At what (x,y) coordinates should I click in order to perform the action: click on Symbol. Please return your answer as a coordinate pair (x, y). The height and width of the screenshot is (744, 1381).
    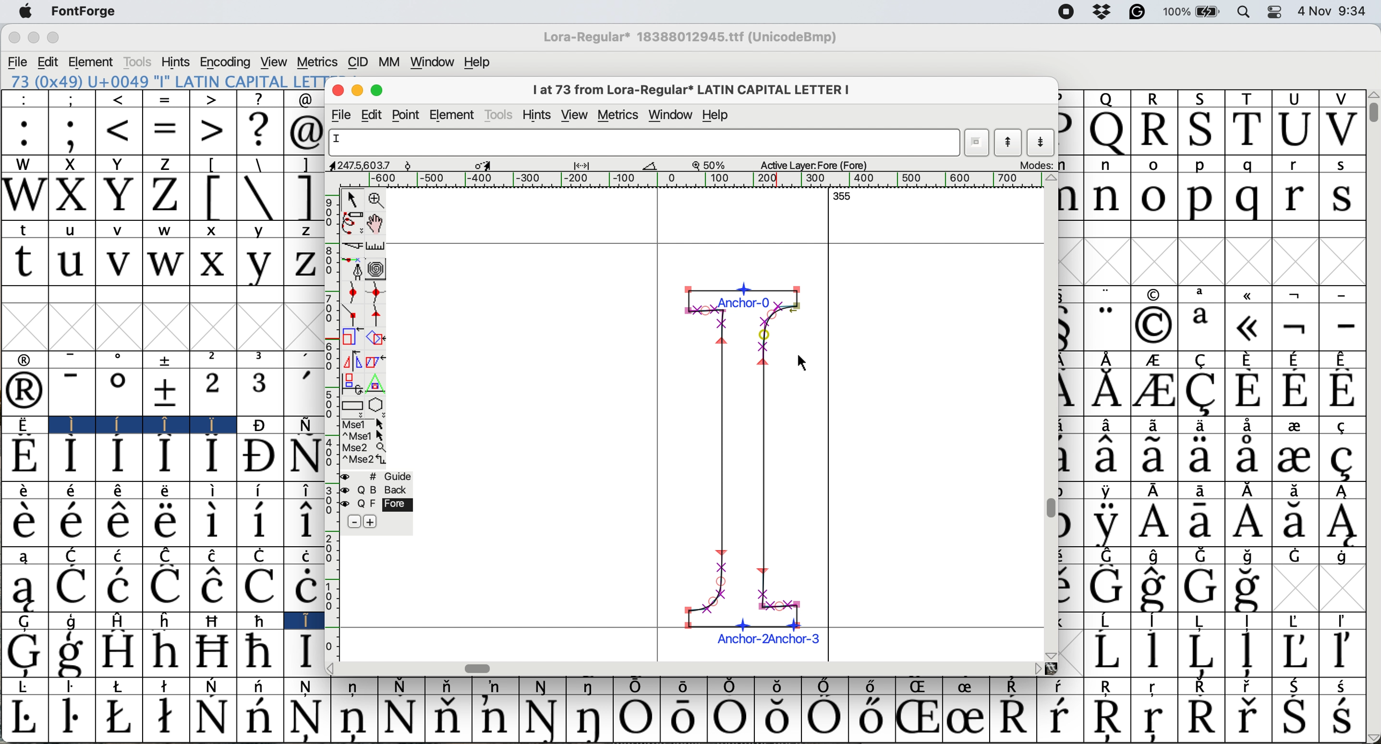
    Looking at the image, I should click on (1296, 426).